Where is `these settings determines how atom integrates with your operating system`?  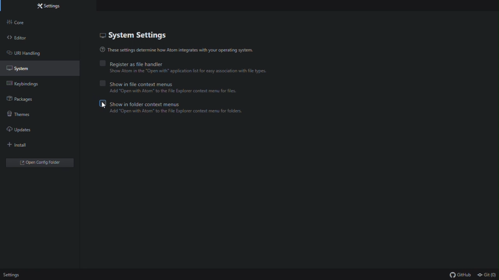
these settings determines how atom integrates with your operating system is located at coordinates (179, 51).